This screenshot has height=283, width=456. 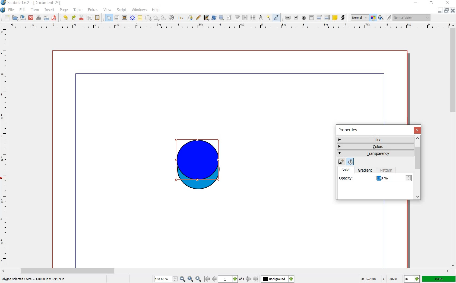 I want to click on edit, so click(x=23, y=10).